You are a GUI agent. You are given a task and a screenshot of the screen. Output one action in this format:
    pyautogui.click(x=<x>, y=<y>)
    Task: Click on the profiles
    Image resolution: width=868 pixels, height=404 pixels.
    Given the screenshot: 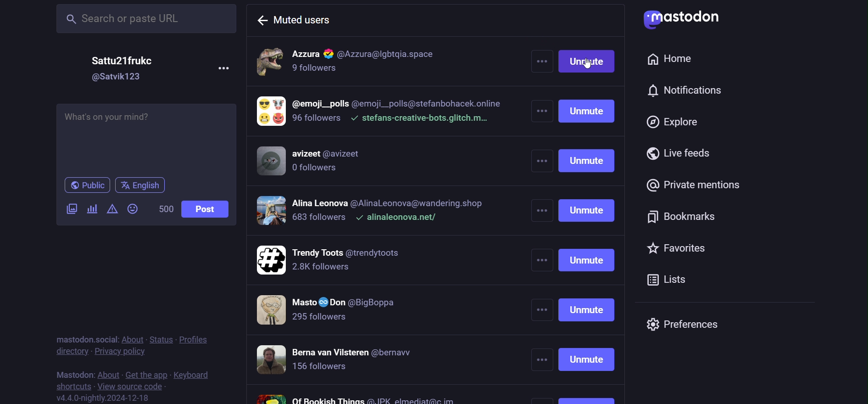 What is the action you would take?
    pyautogui.click(x=196, y=339)
    